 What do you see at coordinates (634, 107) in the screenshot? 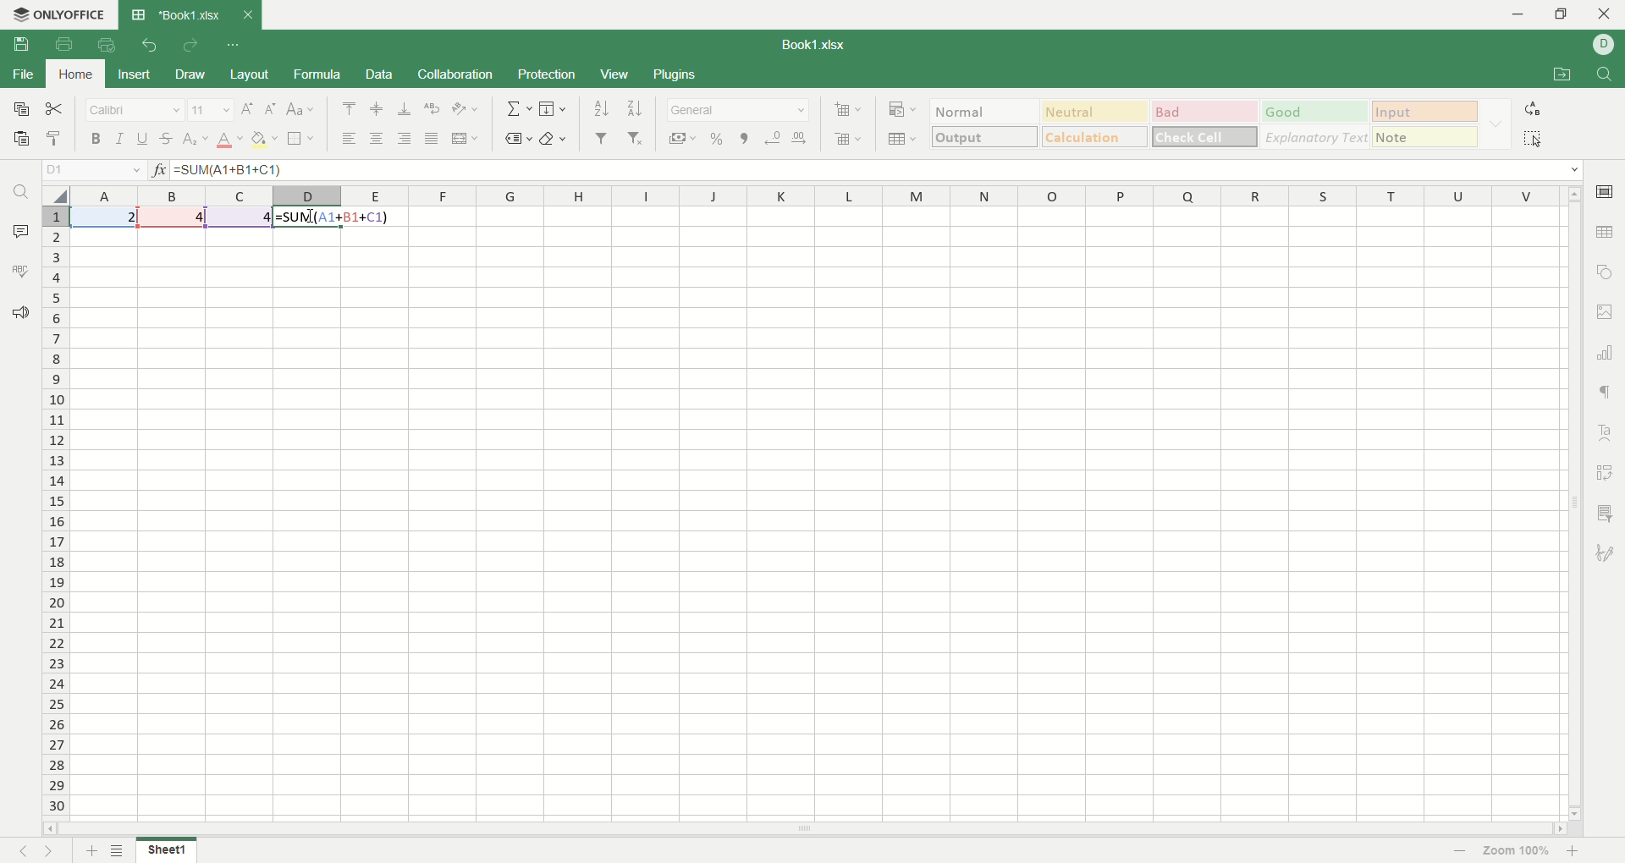
I see `sort descending` at bounding box center [634, 107].